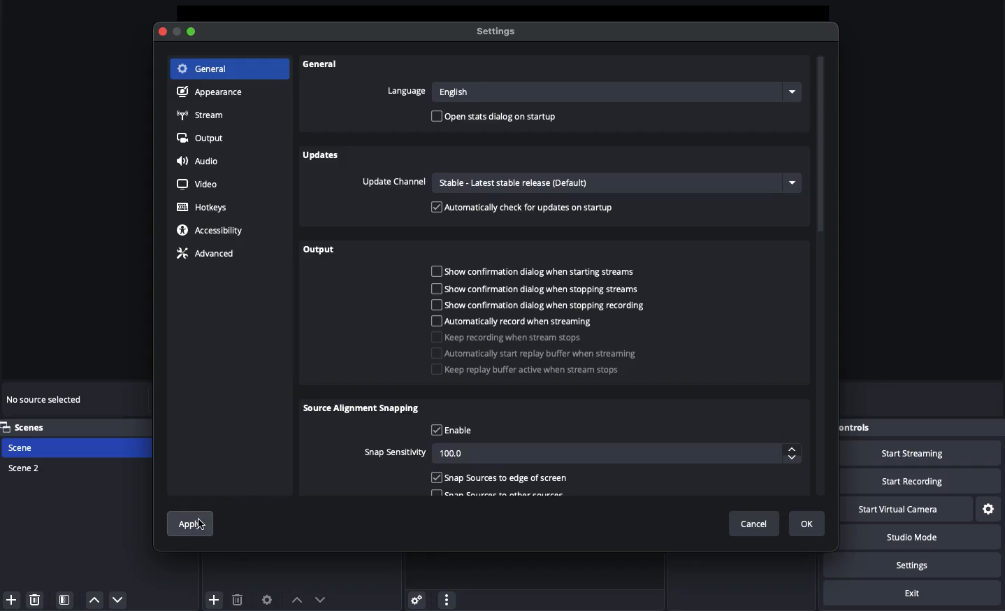  Describe the element at coordinates (65, 601) in the screenshot. I see `Scene filter` at that location.